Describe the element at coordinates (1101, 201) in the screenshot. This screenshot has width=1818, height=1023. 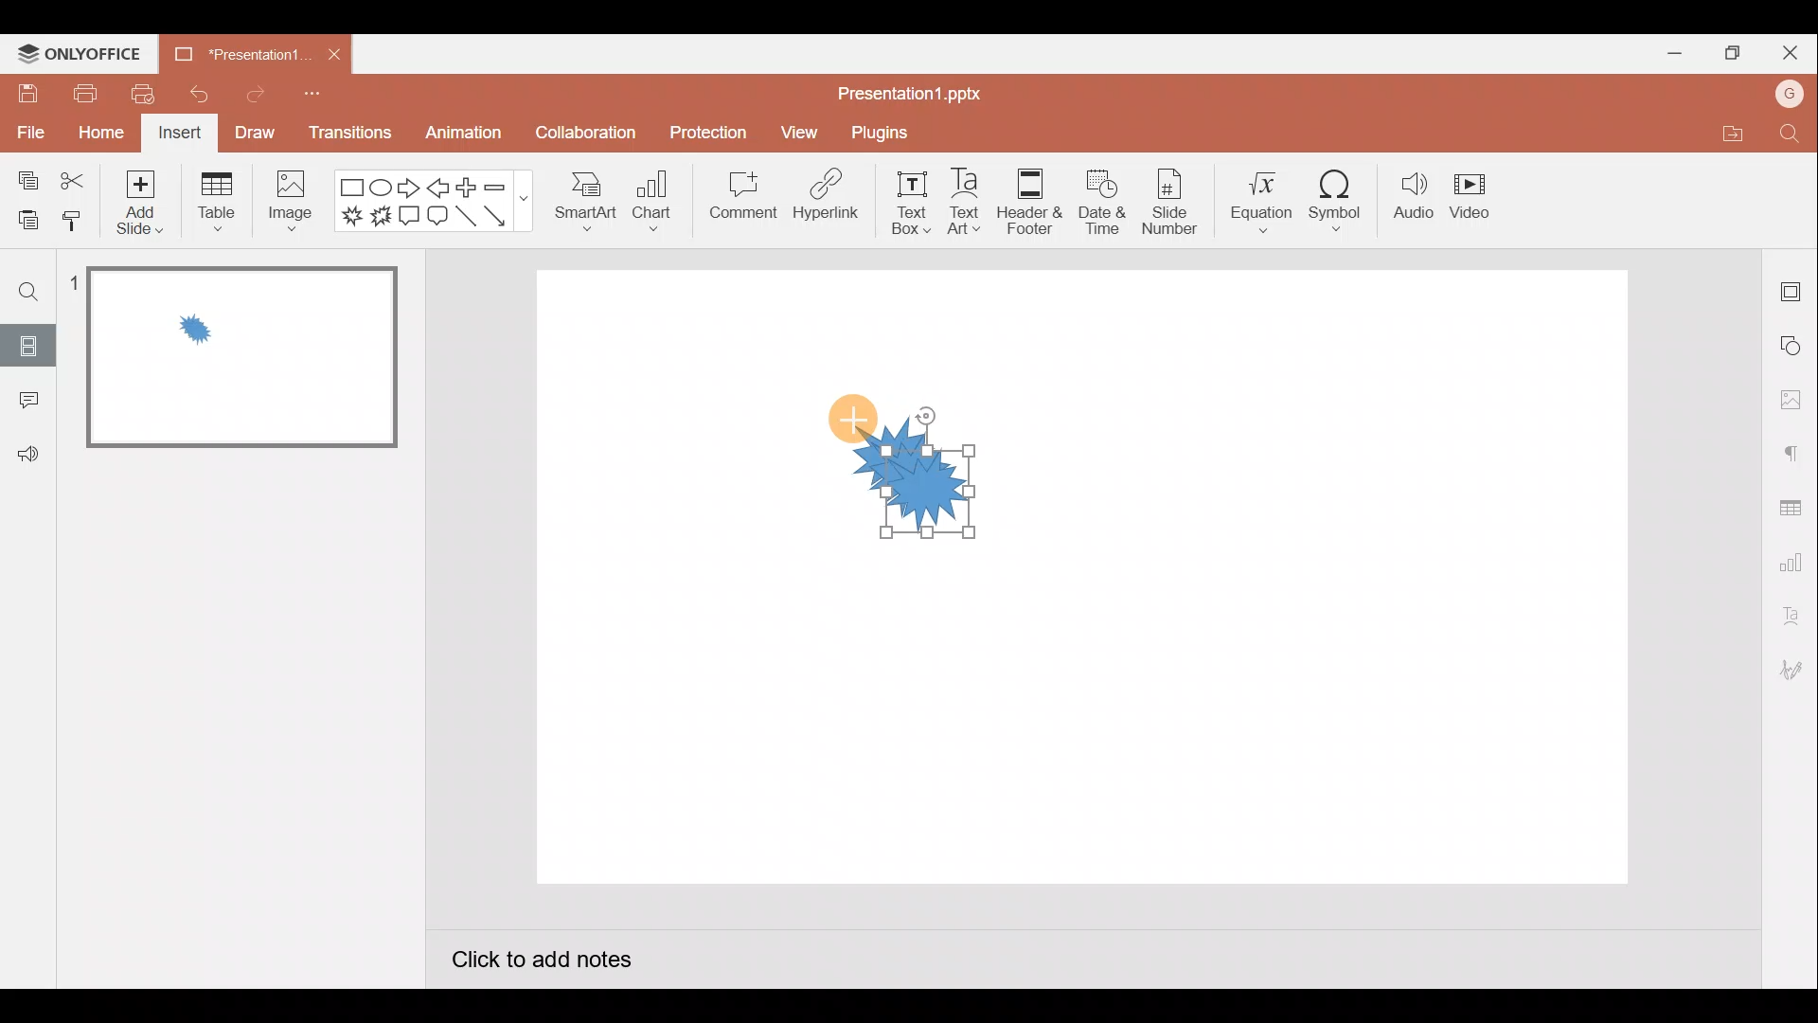
I see `Date & time` at that location.